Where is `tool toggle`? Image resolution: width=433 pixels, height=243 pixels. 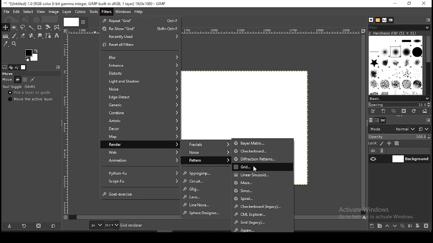
tool toggle is located at coordinates (20, 87).